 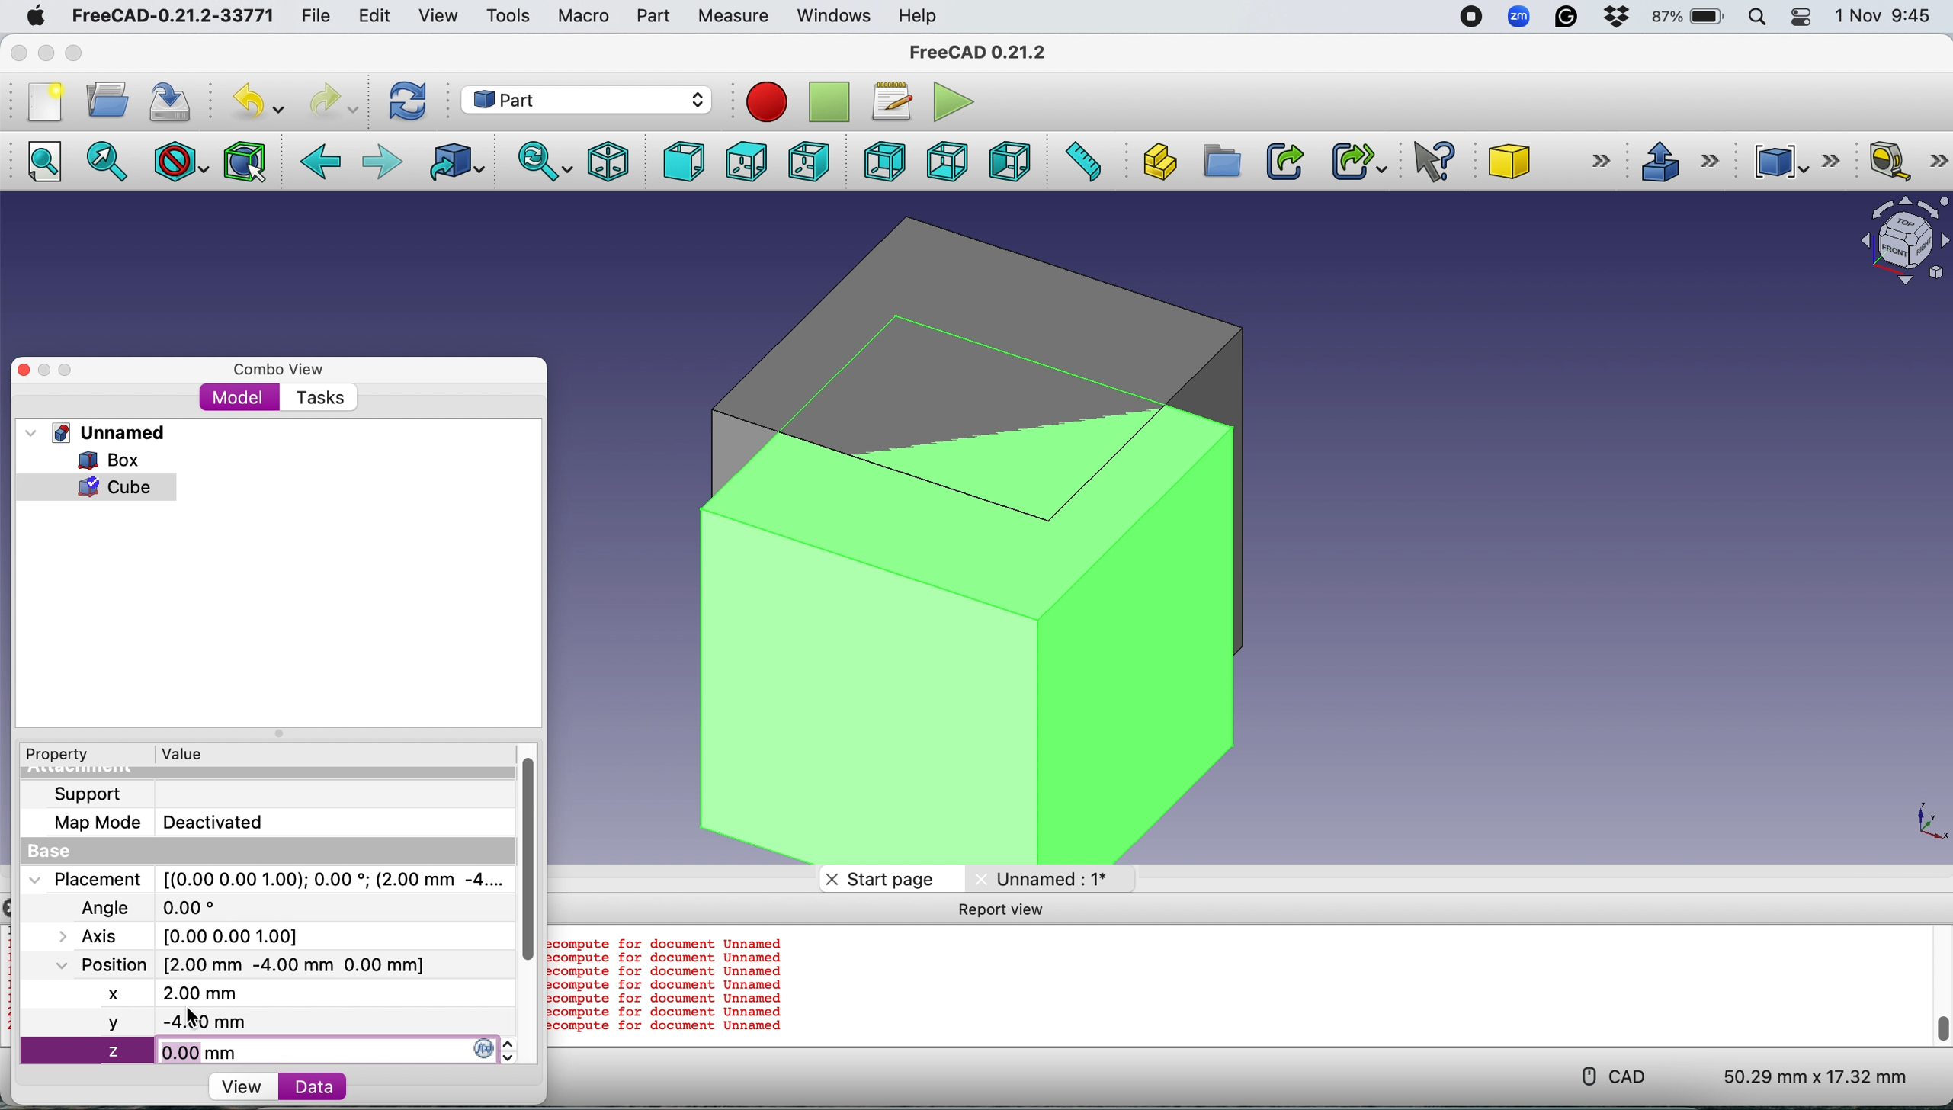 What do you see at coordinates (1220, 162) in the screenshot?
I see `Create group` at bounding box center [1220, 162].